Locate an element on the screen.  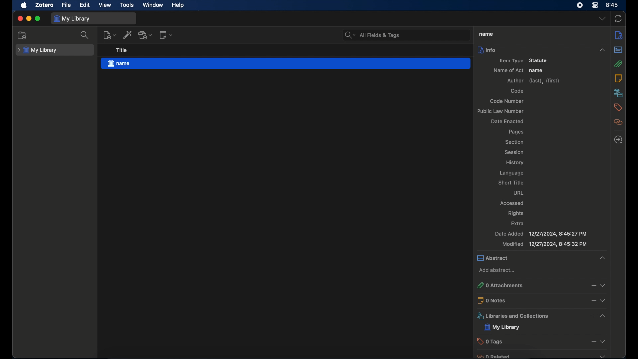
name is located at coordinates (486, 34).